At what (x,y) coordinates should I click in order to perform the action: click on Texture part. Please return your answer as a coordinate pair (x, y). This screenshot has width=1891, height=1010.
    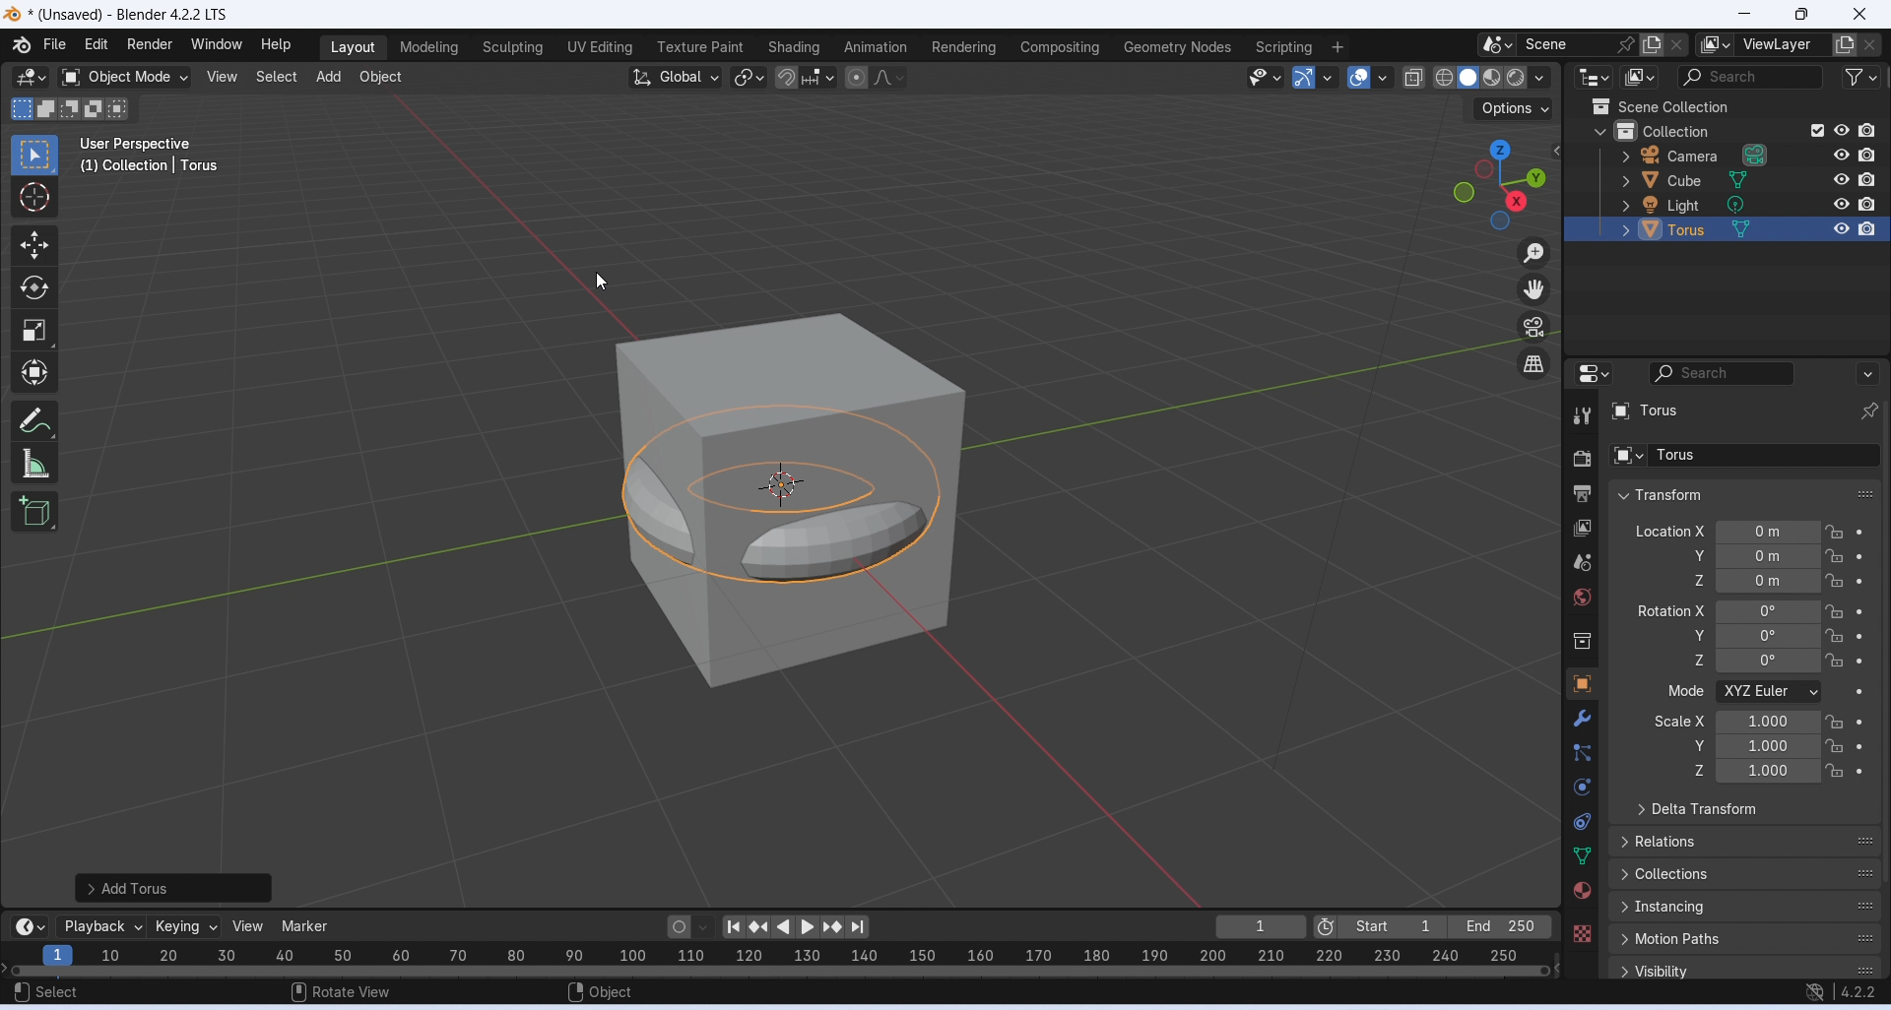
    Looking at the image, I should click on (701, 47).